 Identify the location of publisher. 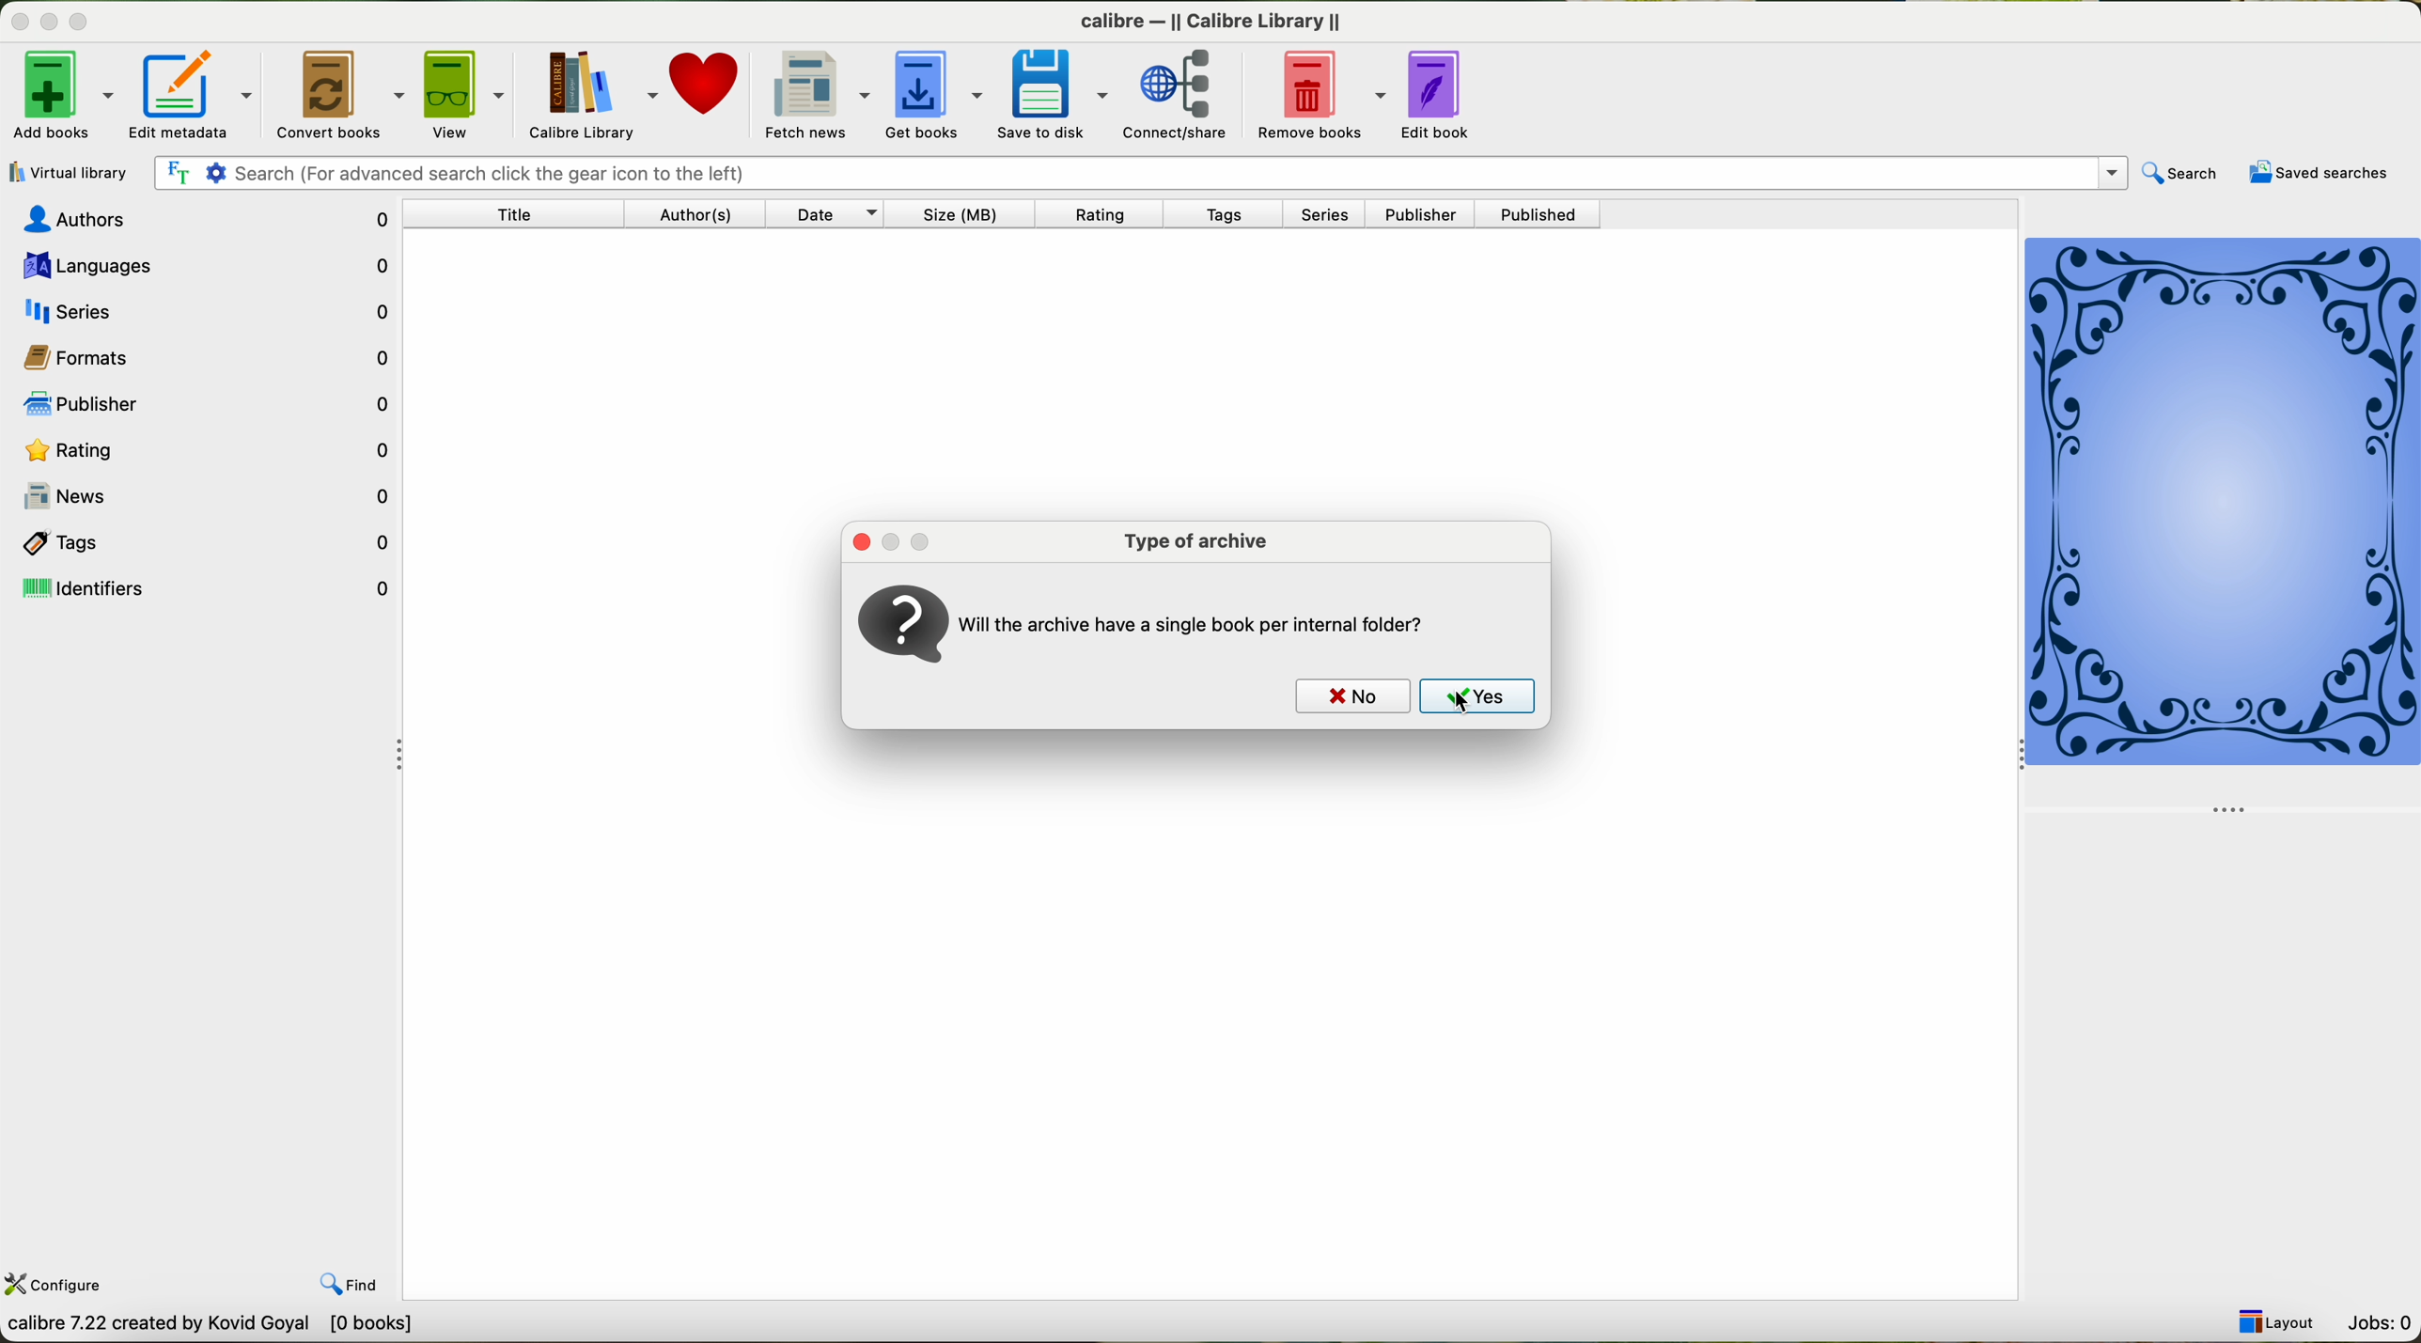
(198, 404).